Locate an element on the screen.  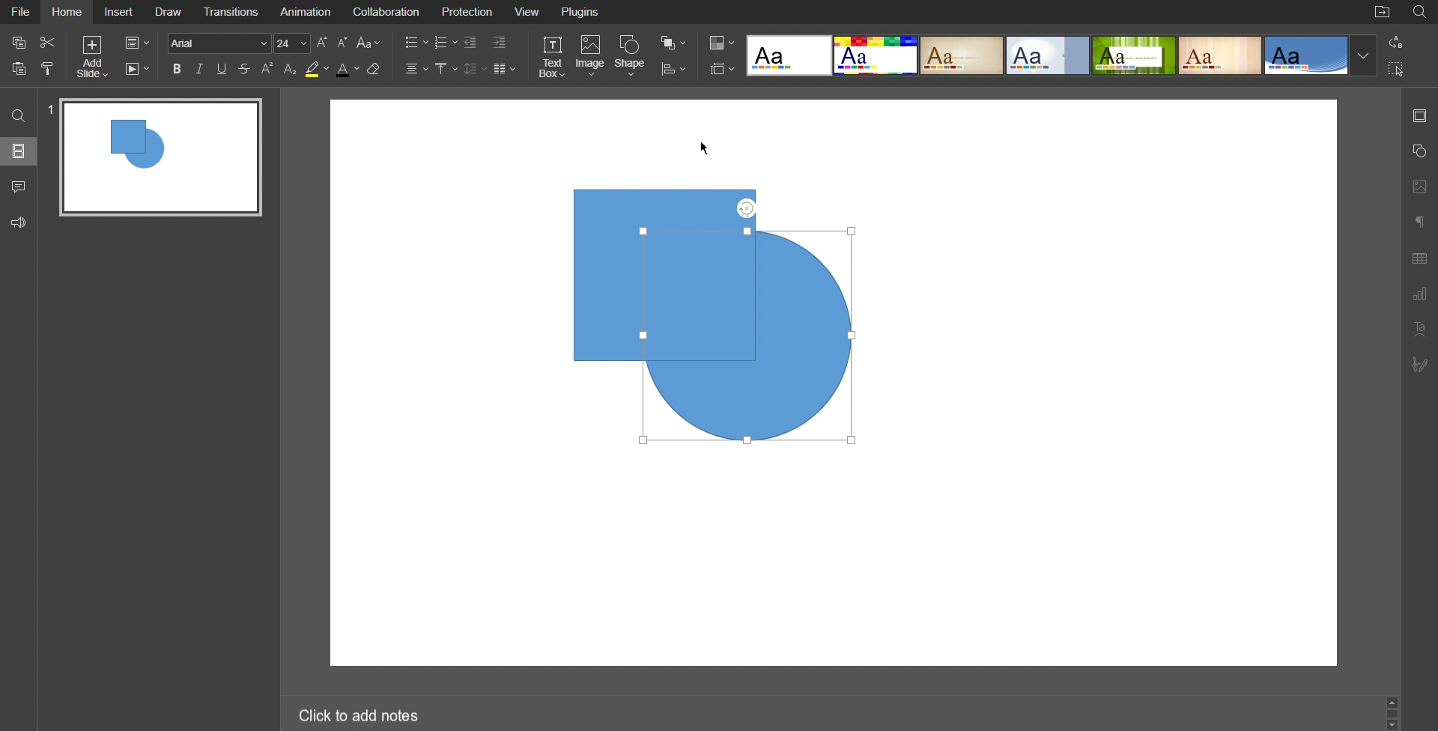
Underline is located at coordinates (222, 69).